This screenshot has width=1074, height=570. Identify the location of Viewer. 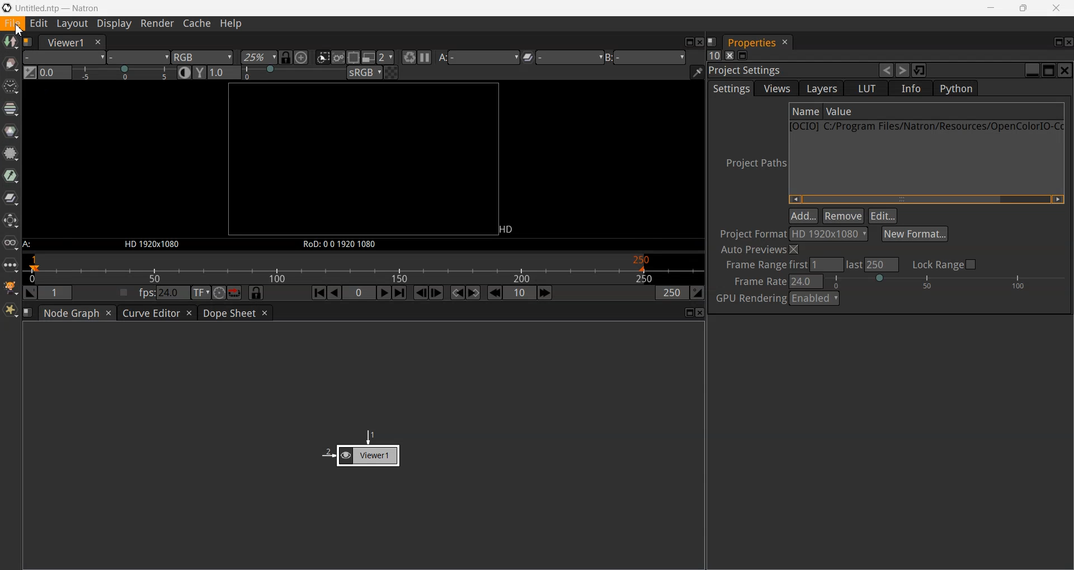
(361, 448).